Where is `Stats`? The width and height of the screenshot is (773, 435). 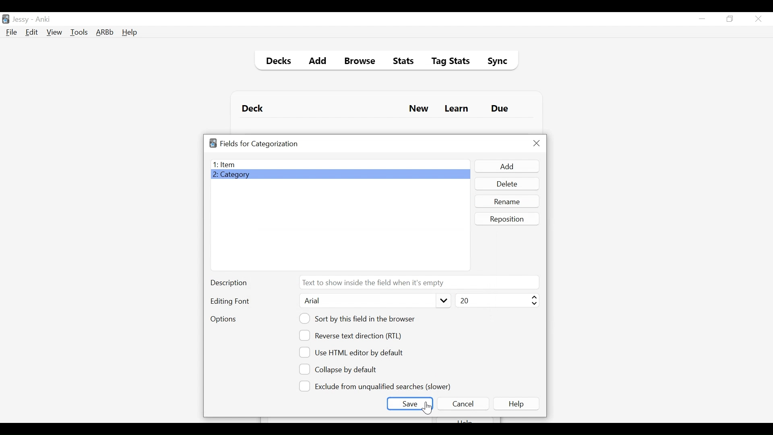 Stats is located at coordinates (401, 61).